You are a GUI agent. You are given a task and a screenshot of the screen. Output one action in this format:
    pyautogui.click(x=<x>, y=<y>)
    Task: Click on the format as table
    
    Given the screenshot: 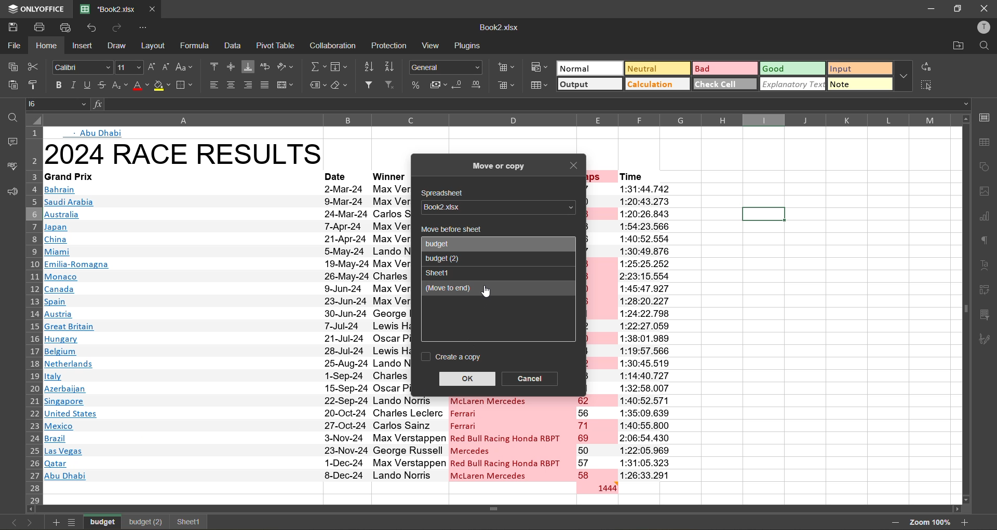 What is the action you would take?
    pyautogui.click(x=540, y=85)
    